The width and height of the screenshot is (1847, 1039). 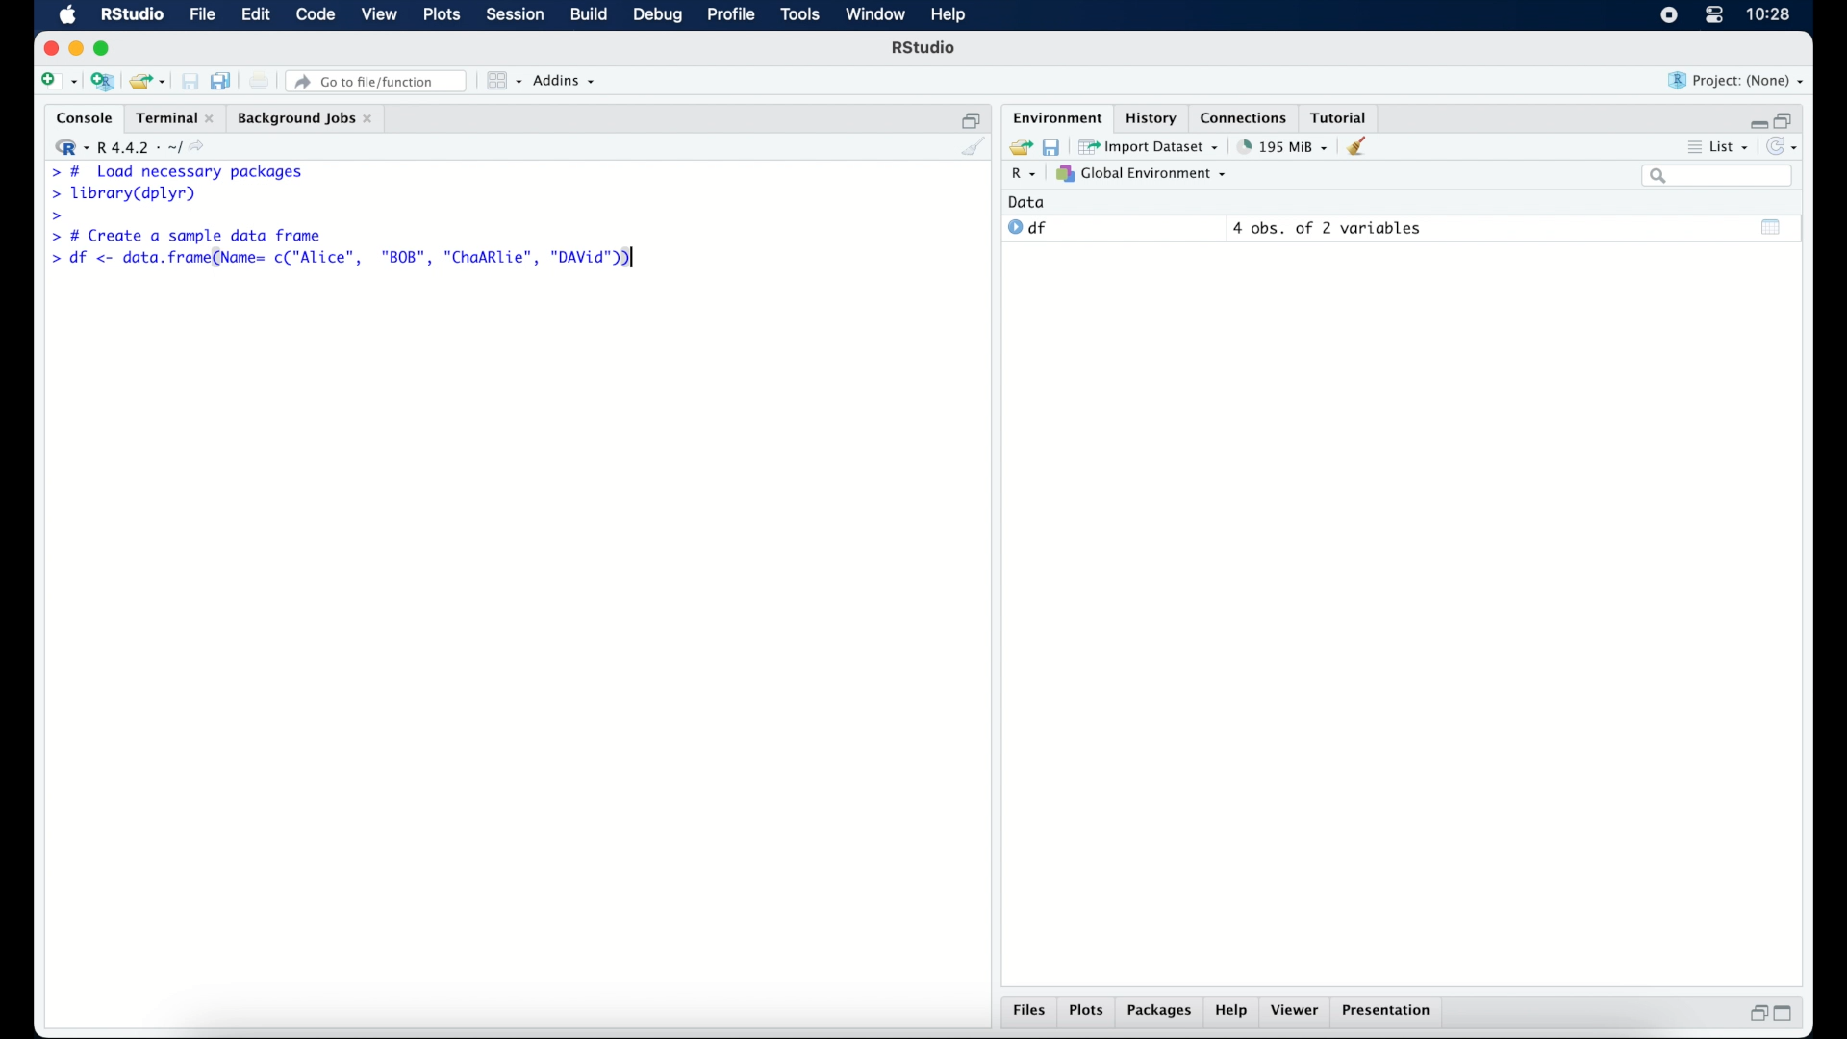 What do you see at coordinates (1029, 1013) in the screenshot?
I see `files` at bounding box center [1029, 1013].